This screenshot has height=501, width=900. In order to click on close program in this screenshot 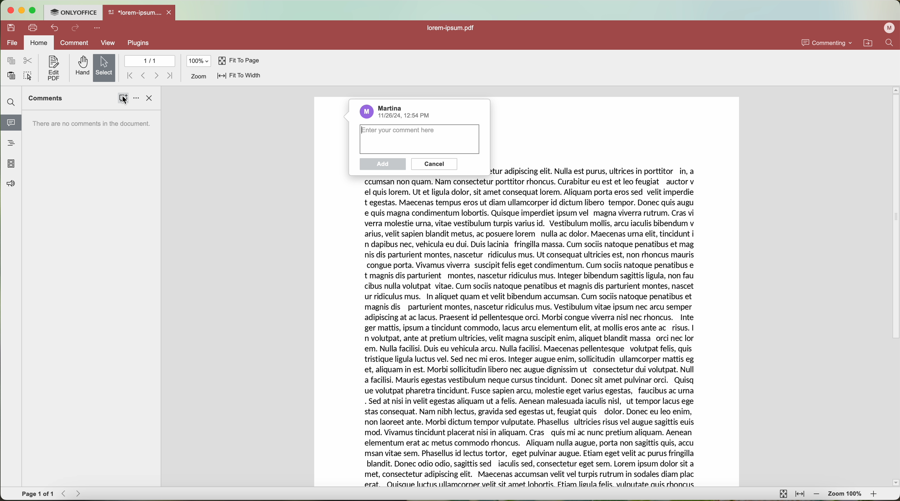, I will do `click(9, 11)`.